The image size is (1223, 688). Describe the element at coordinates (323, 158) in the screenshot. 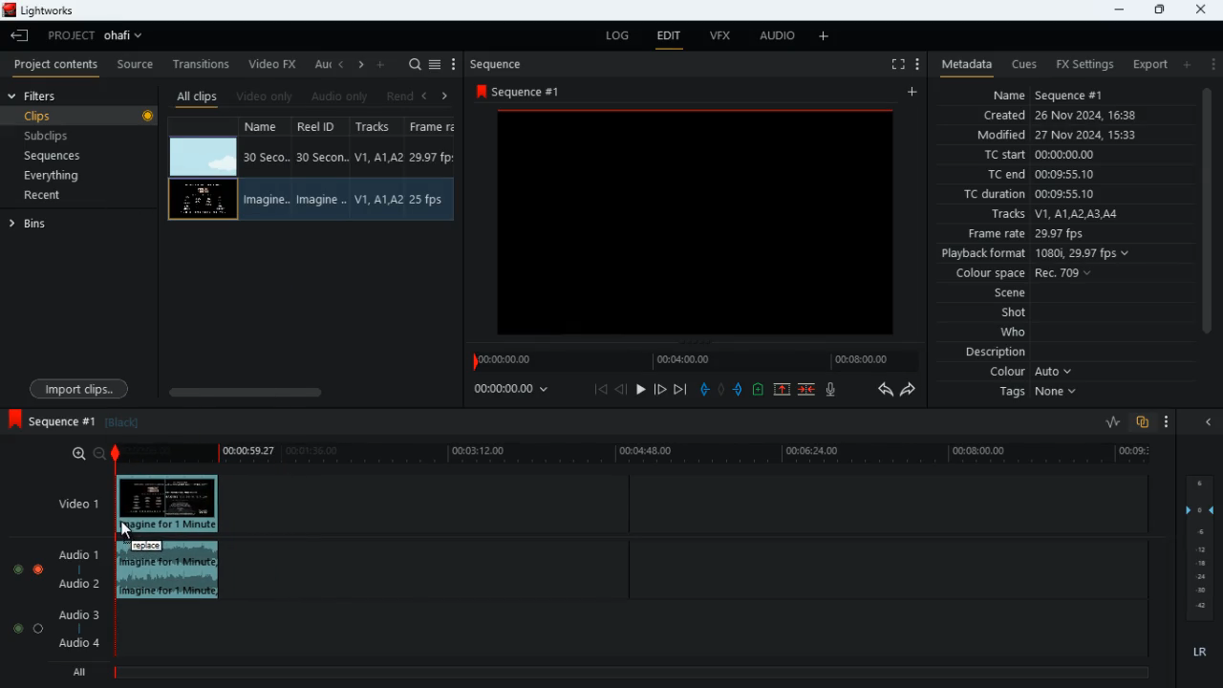

I see `Reel ID` at that location.